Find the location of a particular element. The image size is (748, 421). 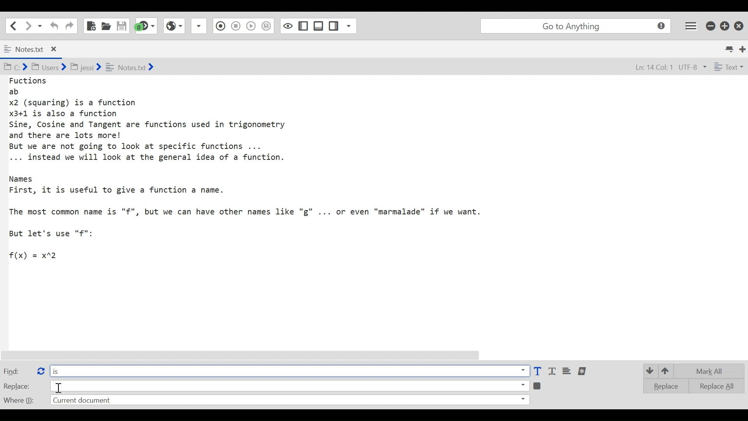

View in Browser is located at coordinates (235, 25).